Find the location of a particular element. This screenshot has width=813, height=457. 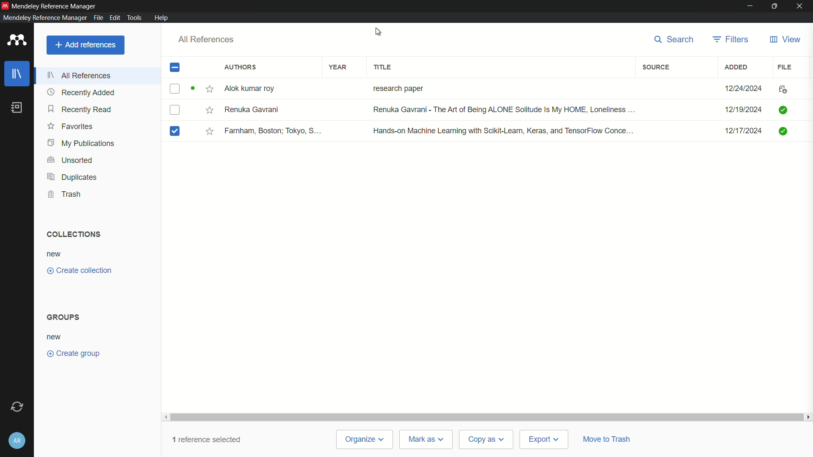

help menu is located at coordinates (162, 18).